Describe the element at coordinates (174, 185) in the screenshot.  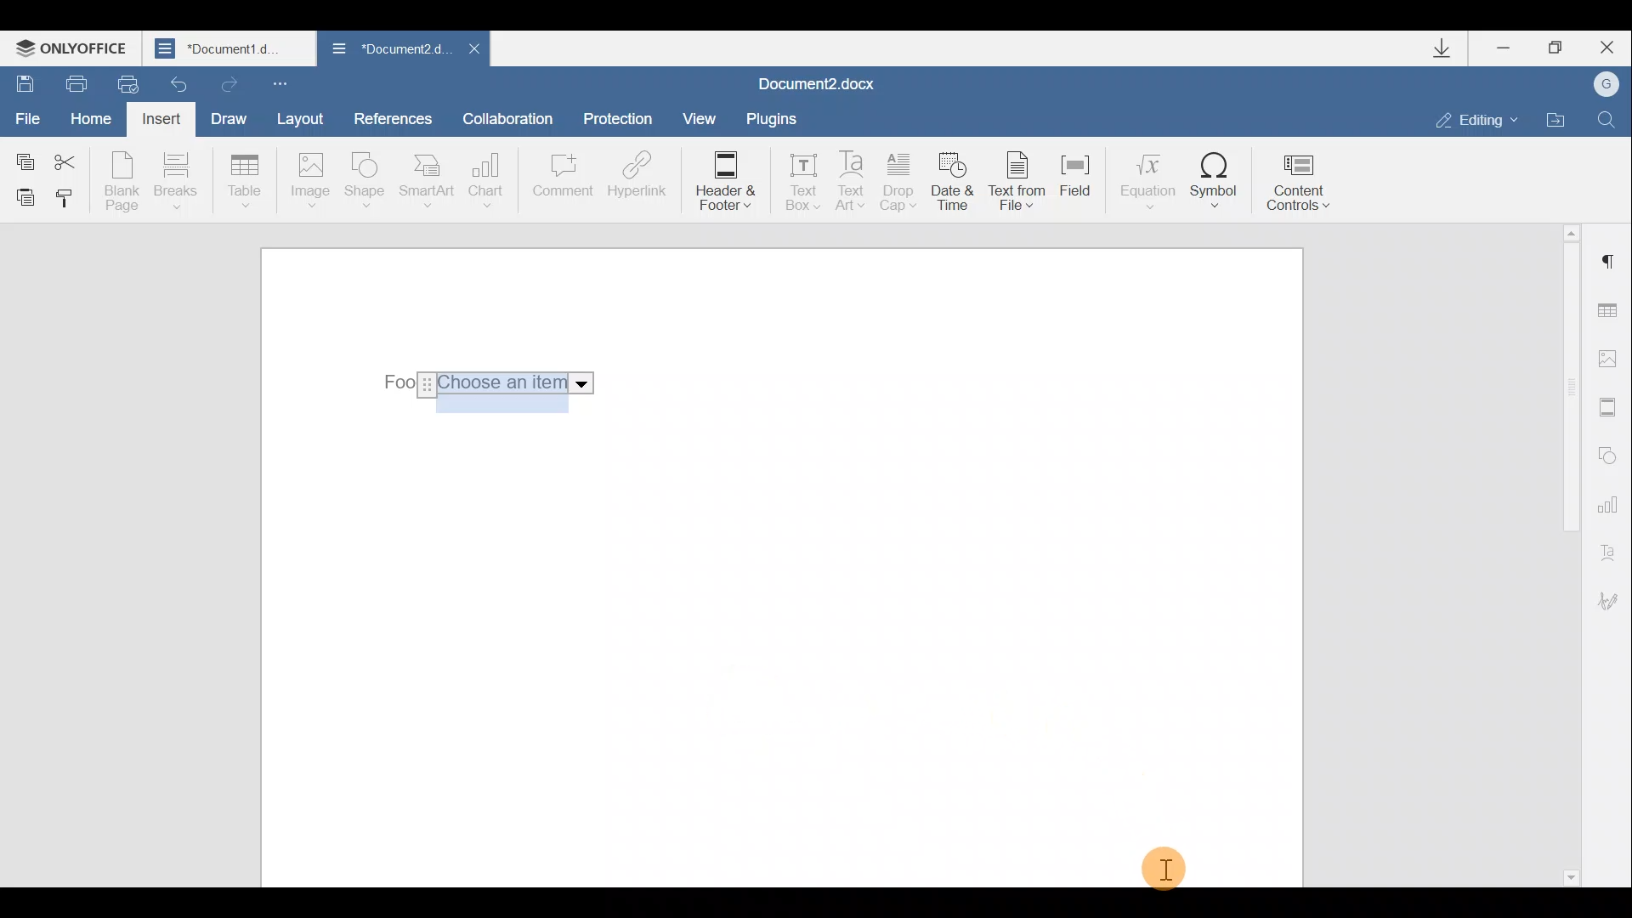
I see `Breaks` at that location.